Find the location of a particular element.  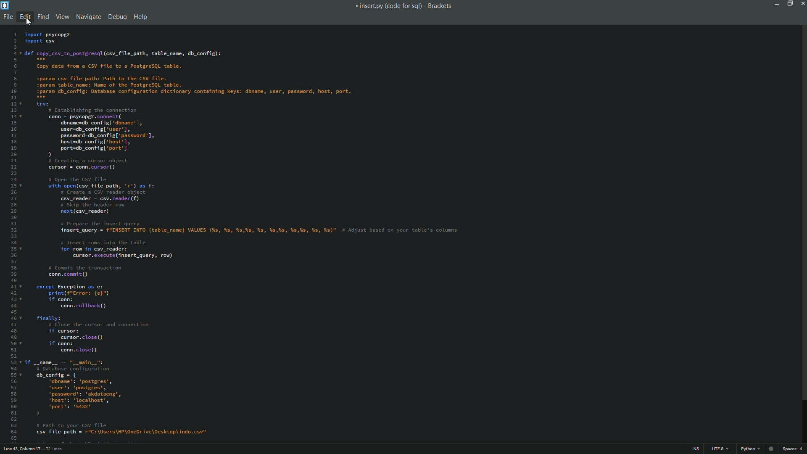

file menu is located at coordinates (7, 17).